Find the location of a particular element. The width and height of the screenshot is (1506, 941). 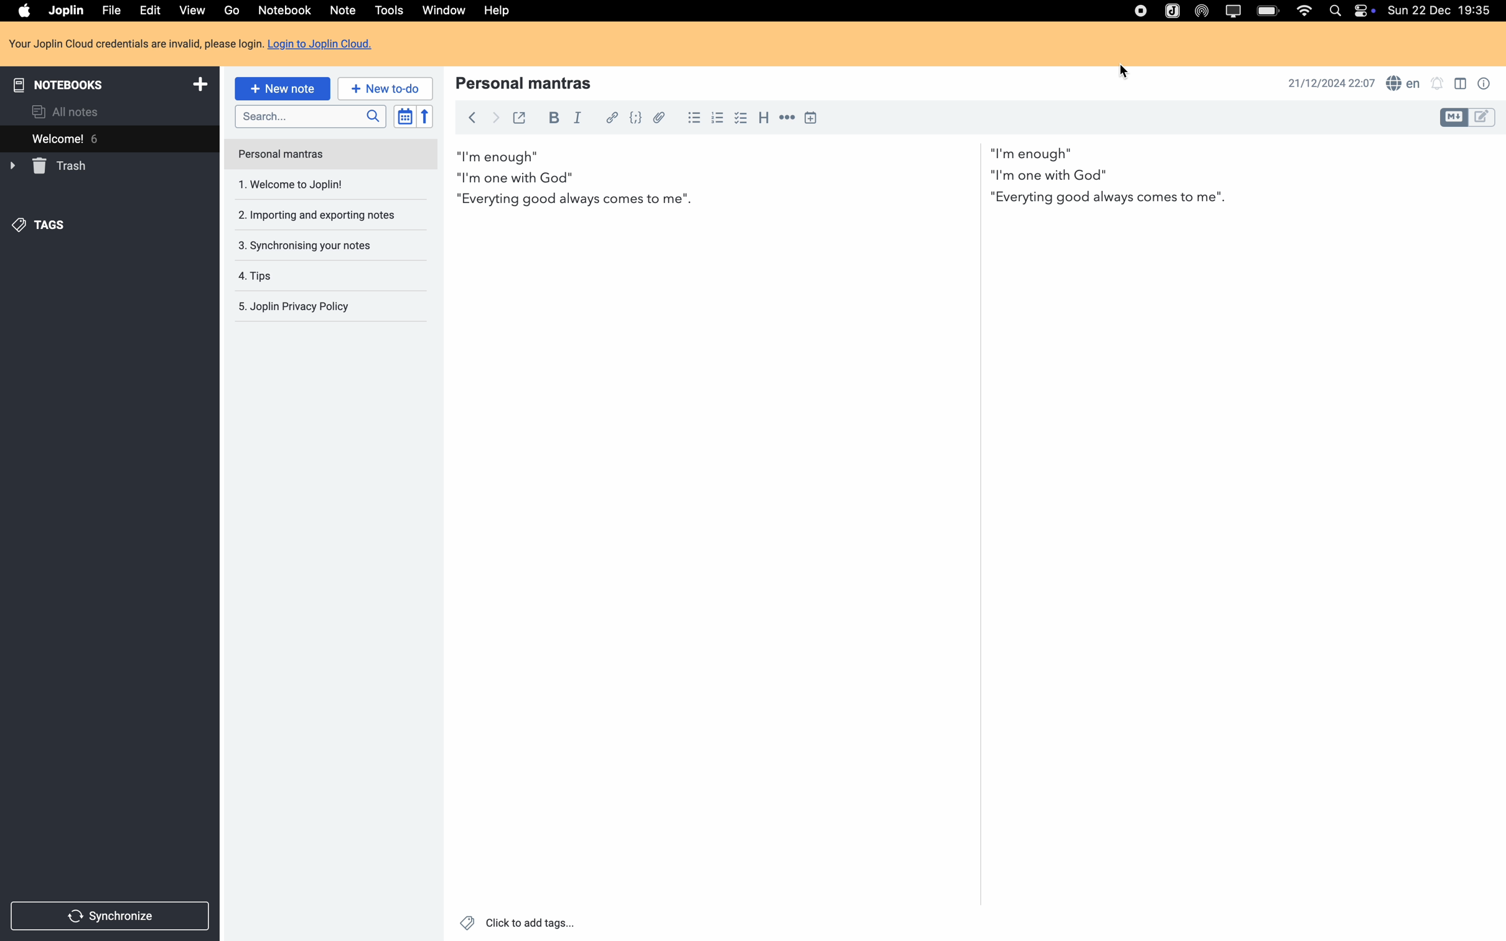

bold is located at coordinates (553, 117).